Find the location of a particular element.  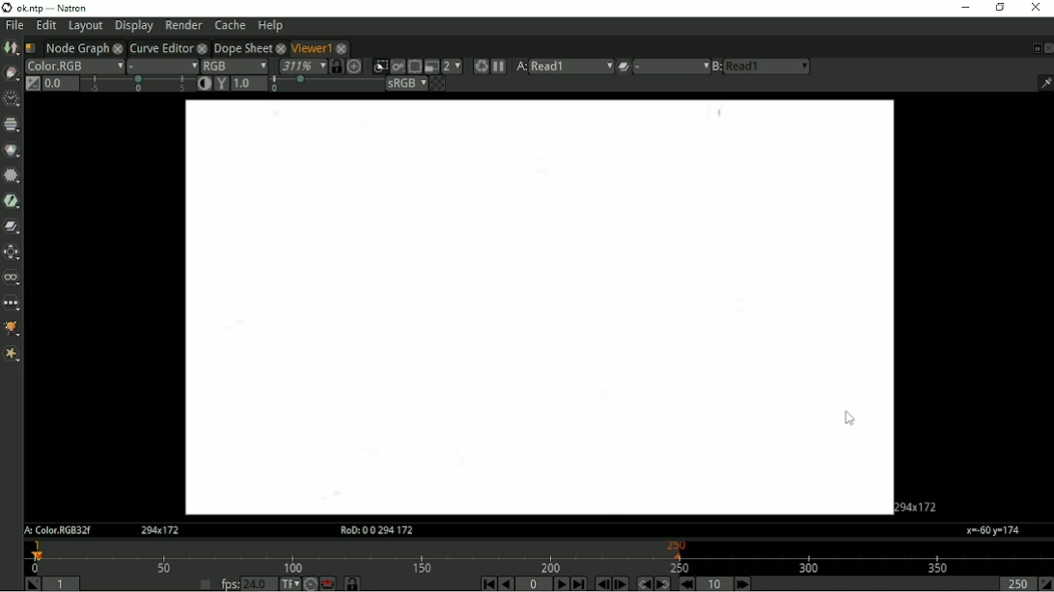

Checkerboard is located at coordinates (438, 85).